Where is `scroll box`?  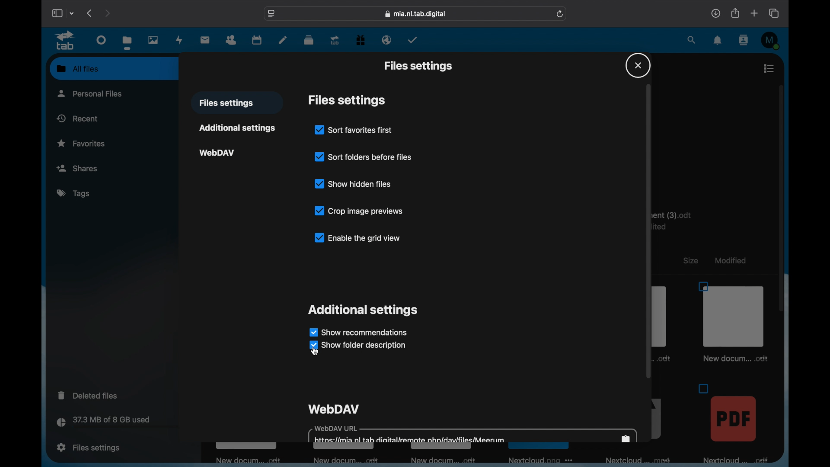 scroll box is located at coordinates (781, 198).